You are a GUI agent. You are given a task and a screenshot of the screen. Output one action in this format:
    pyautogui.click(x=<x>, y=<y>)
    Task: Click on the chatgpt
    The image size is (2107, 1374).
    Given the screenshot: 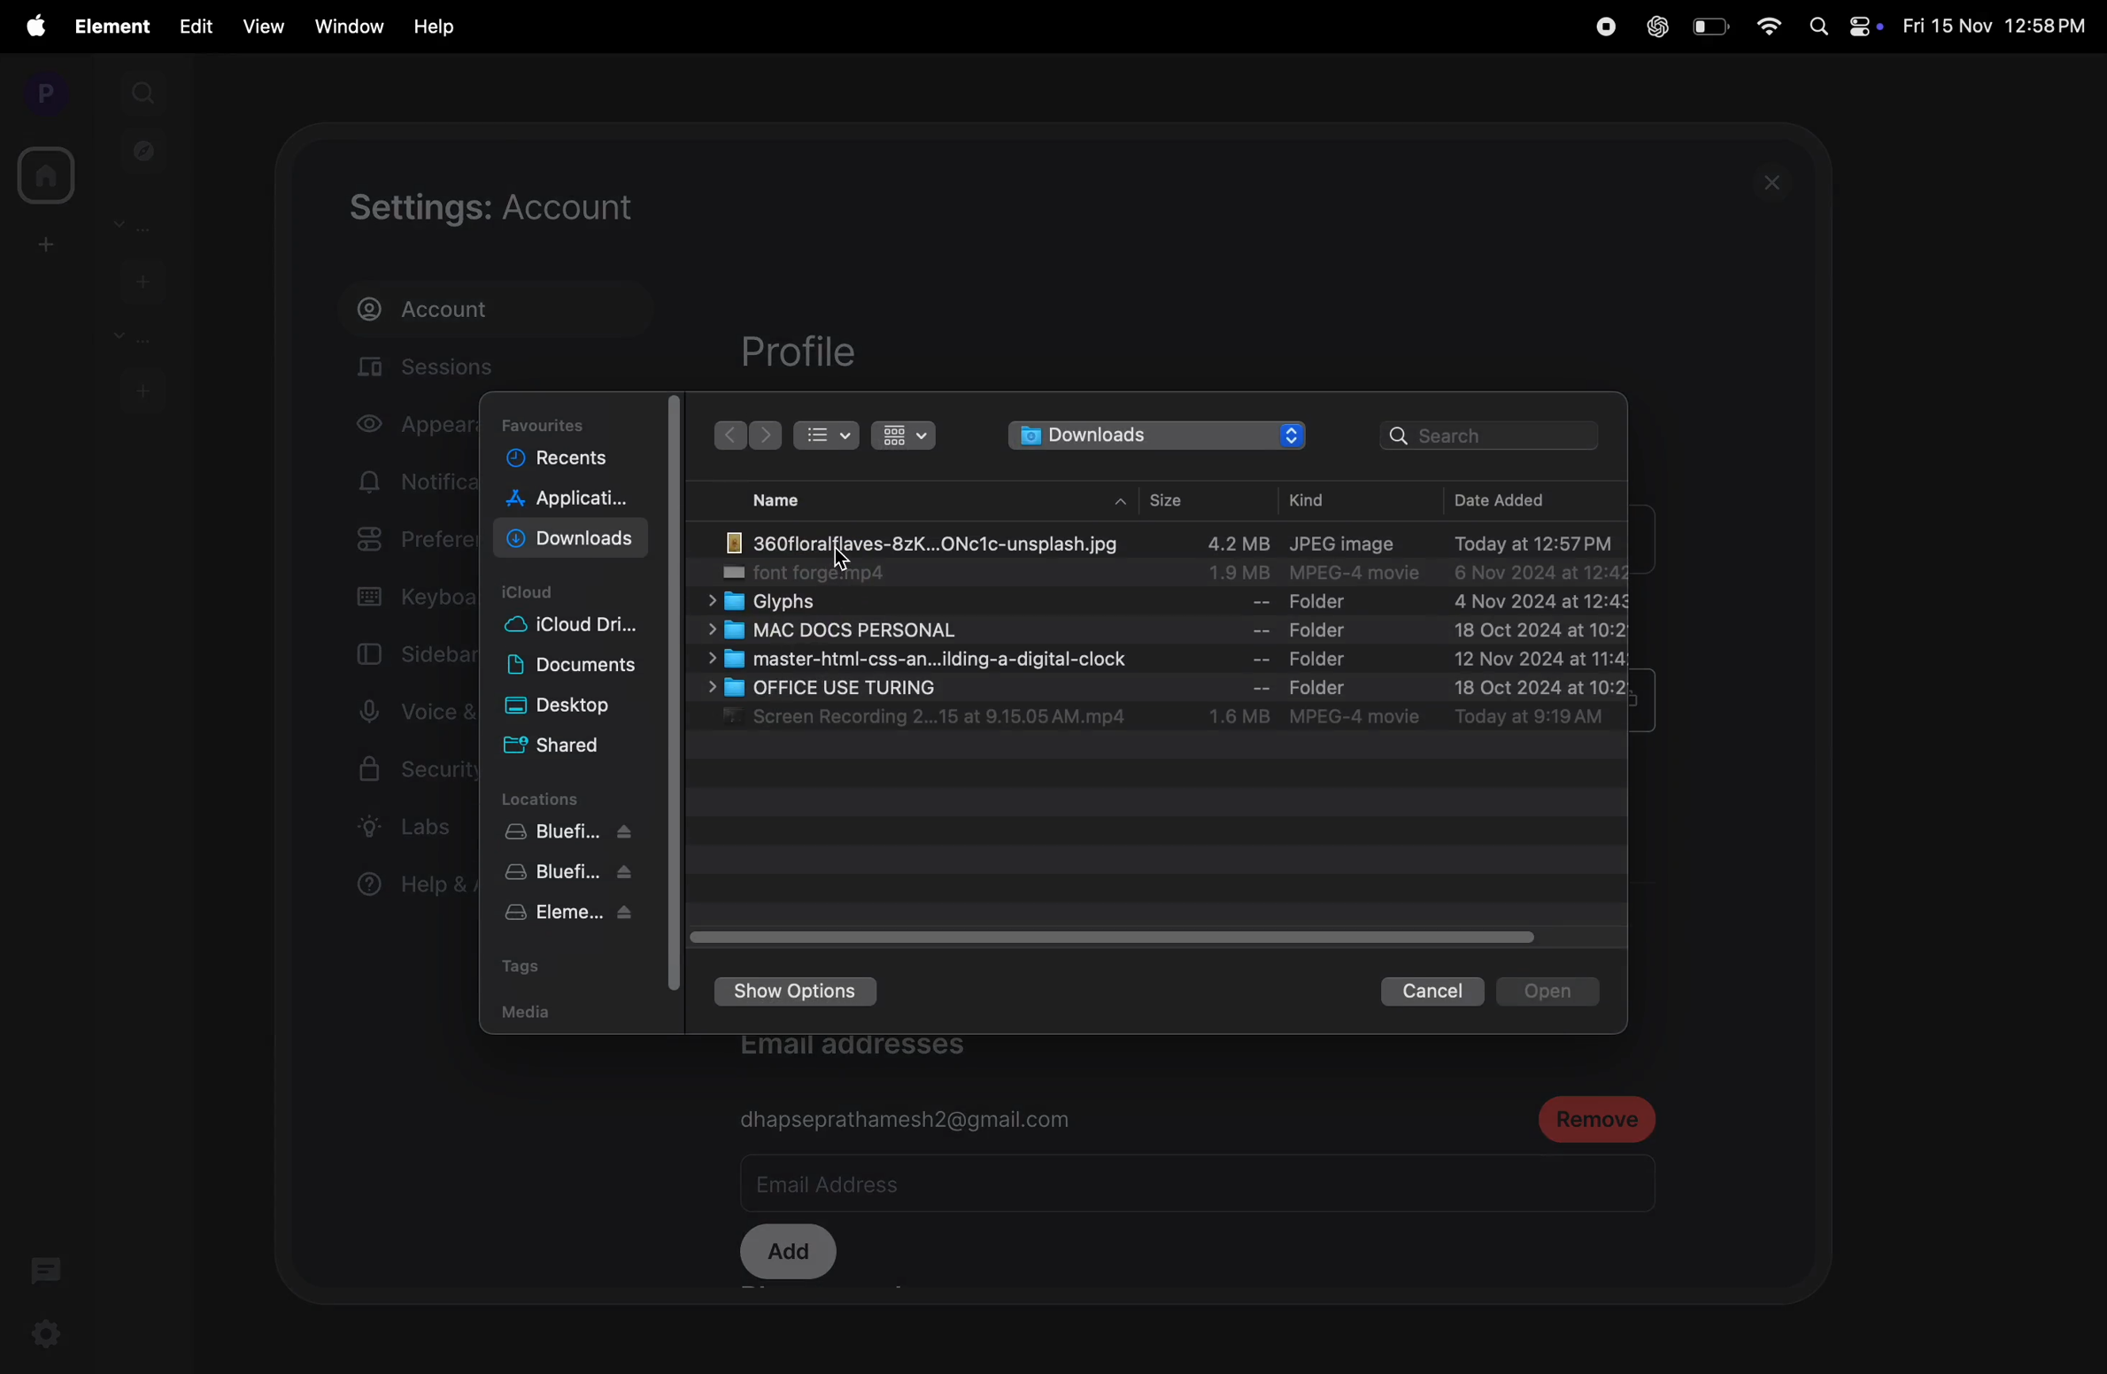 What is the action you would take?
    pyautogui.click(x=1655, y=27)
    